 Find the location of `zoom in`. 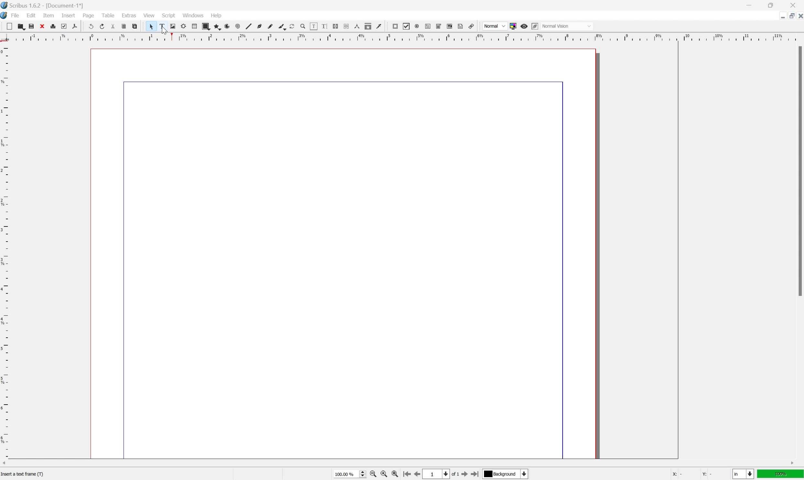

zoom in is located at coordinates (373, 475).